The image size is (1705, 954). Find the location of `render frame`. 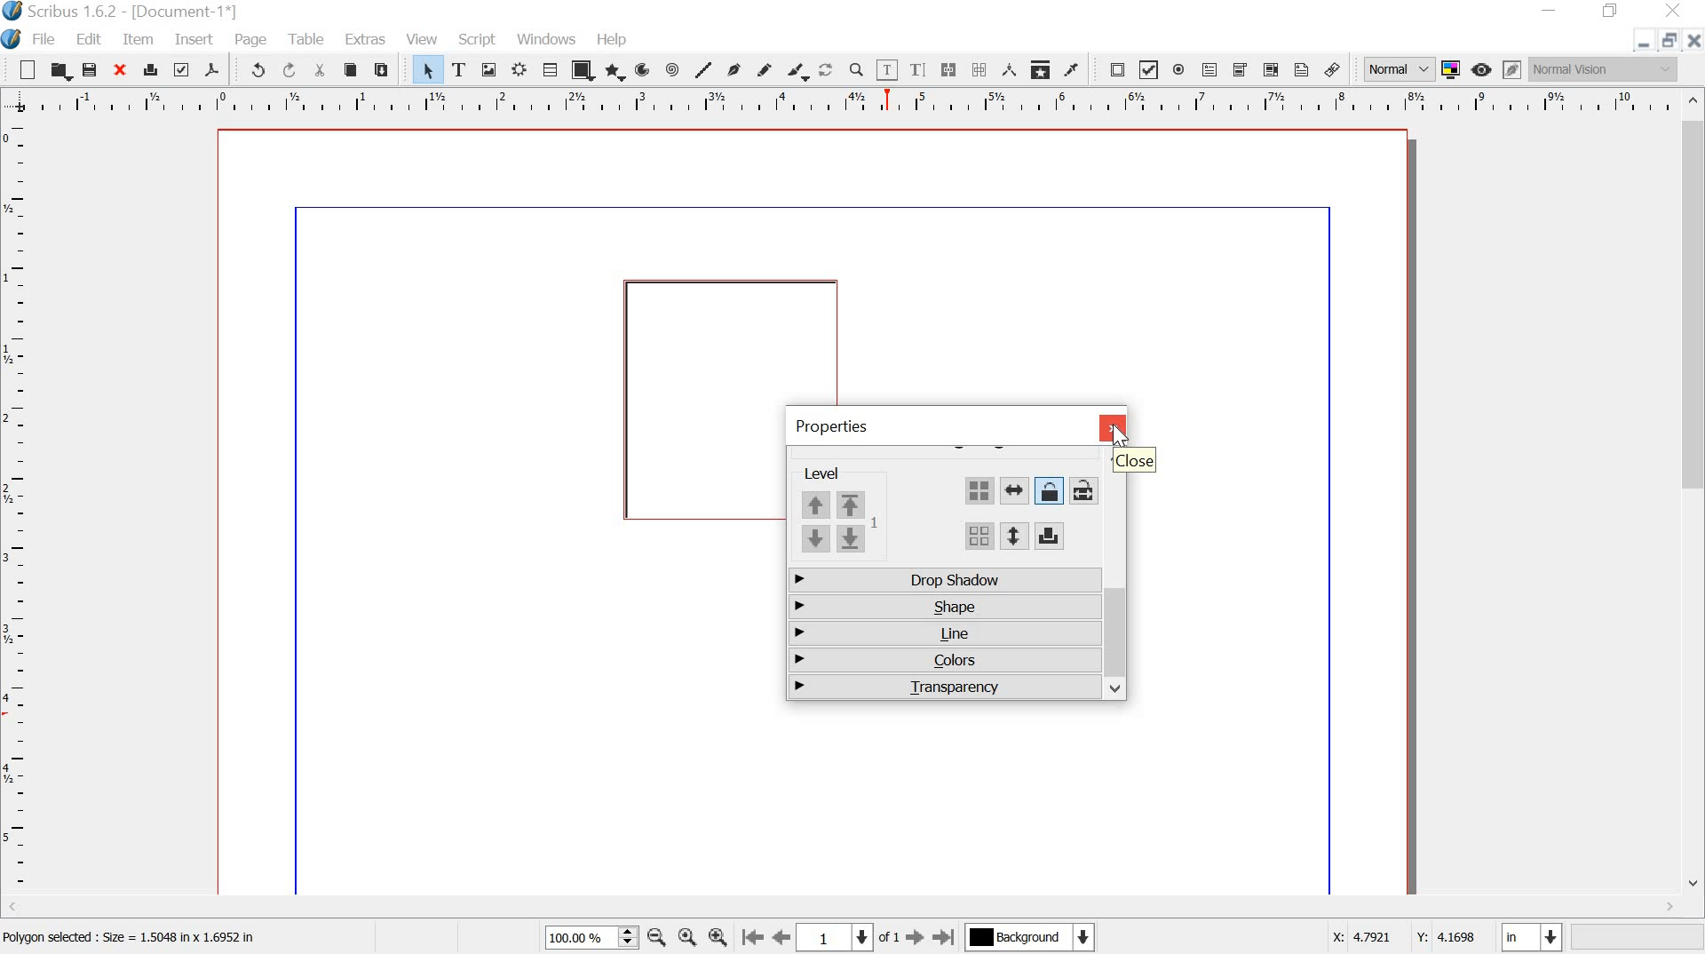

render frame is located at coordinates (519, 71).